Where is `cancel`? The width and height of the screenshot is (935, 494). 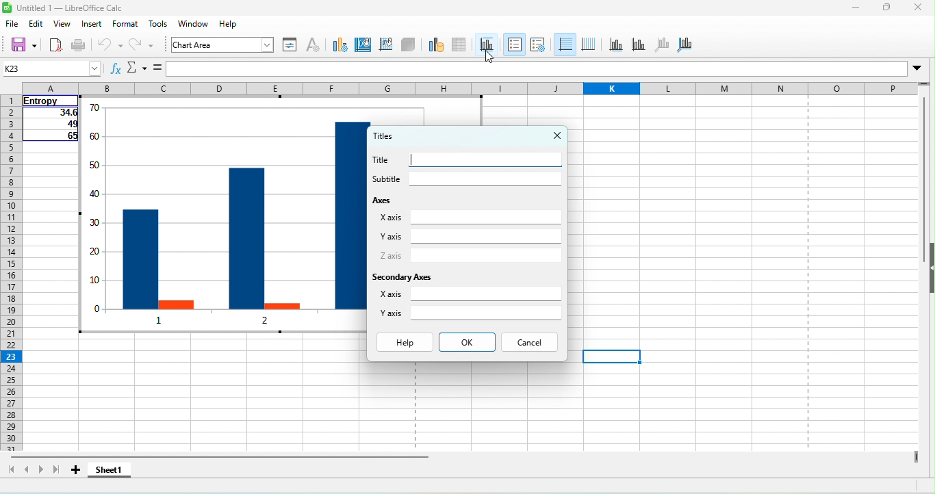
cancel is located at coordinates (531, 343).